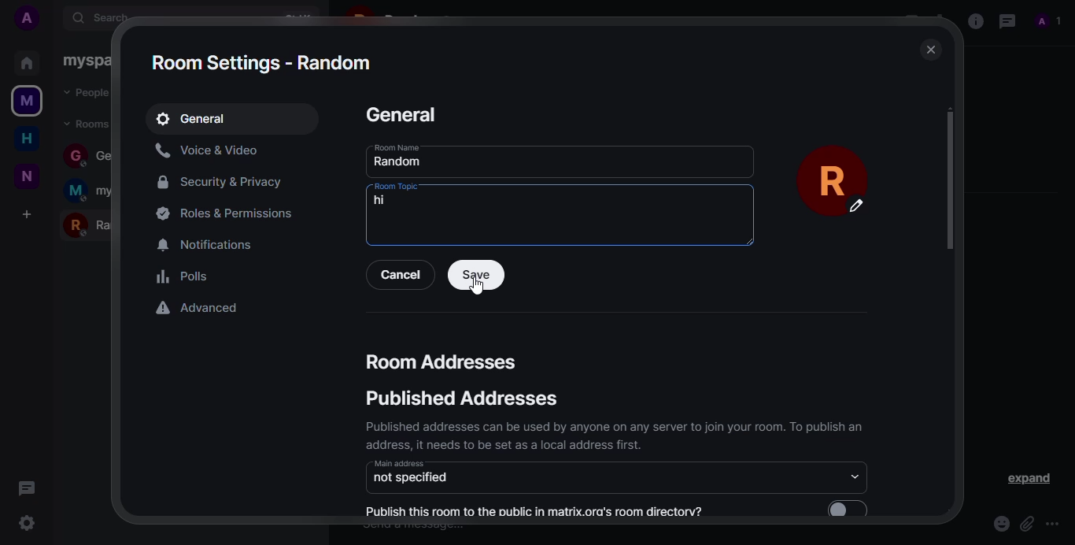  I want to click on polls, so click(182, 276).